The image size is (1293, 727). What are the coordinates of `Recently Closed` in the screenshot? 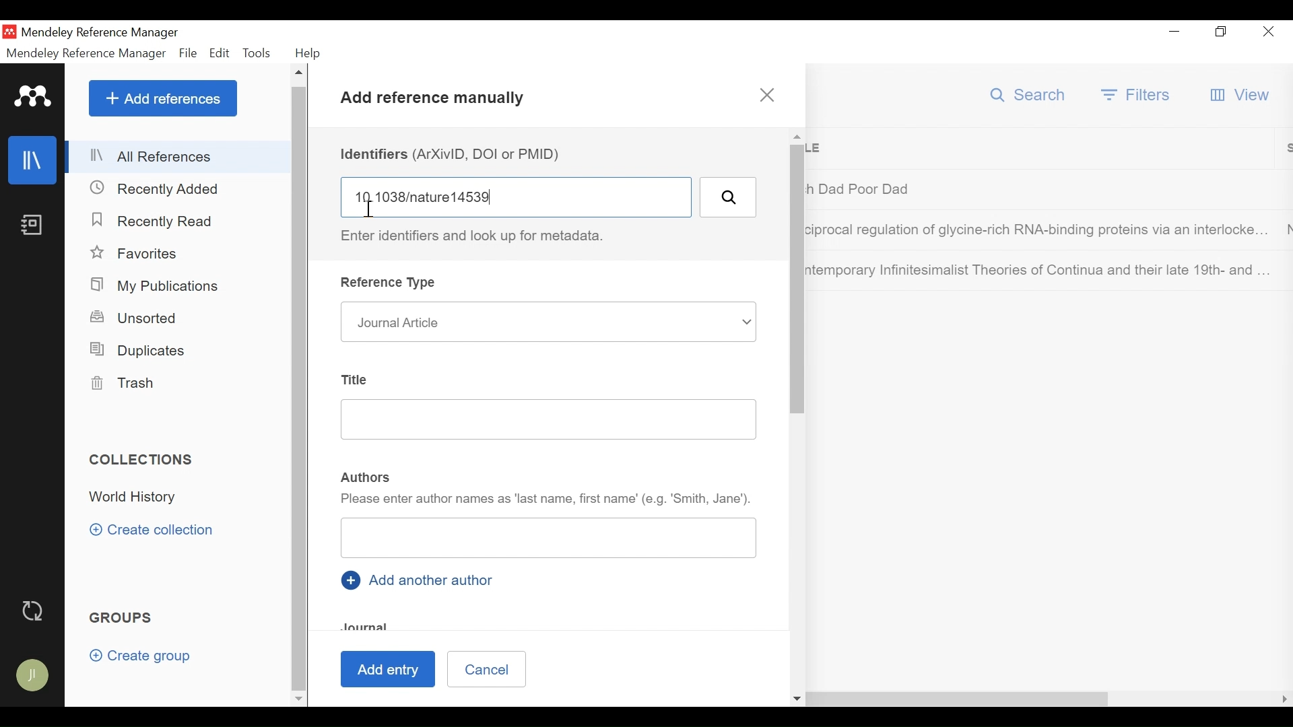 It's located at (156, 223).